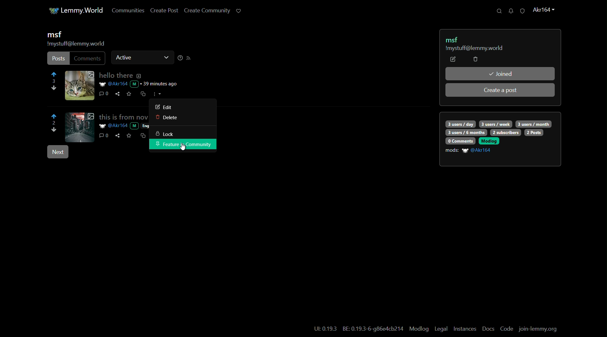  What do you see at coordinates (534, 132) in the screenshot?
I see `2 posts` at bounding box center [534, 132].